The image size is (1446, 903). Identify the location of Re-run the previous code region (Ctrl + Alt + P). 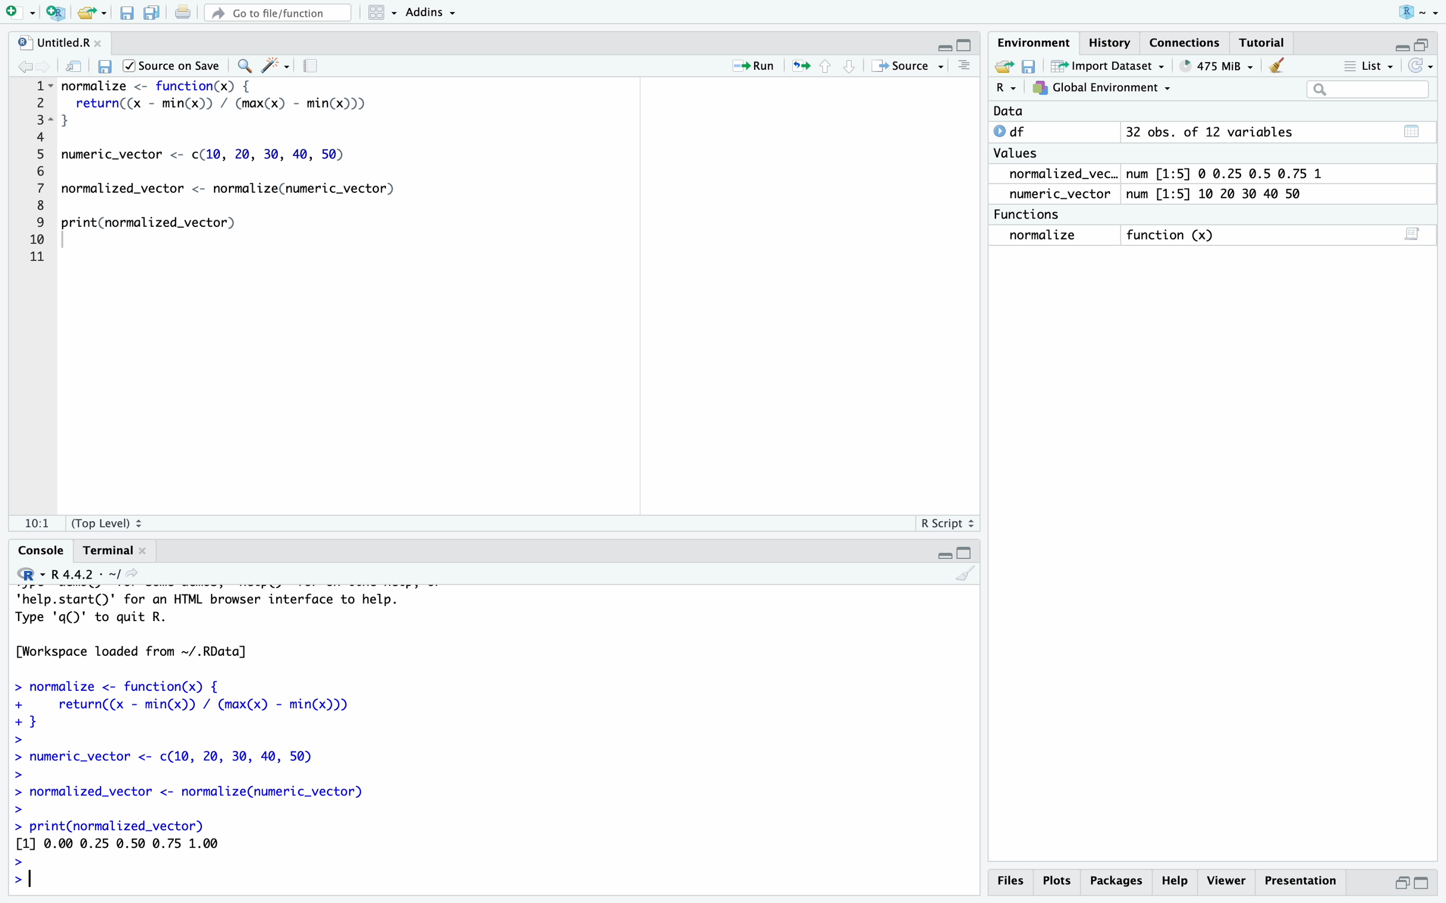
(801, 67).